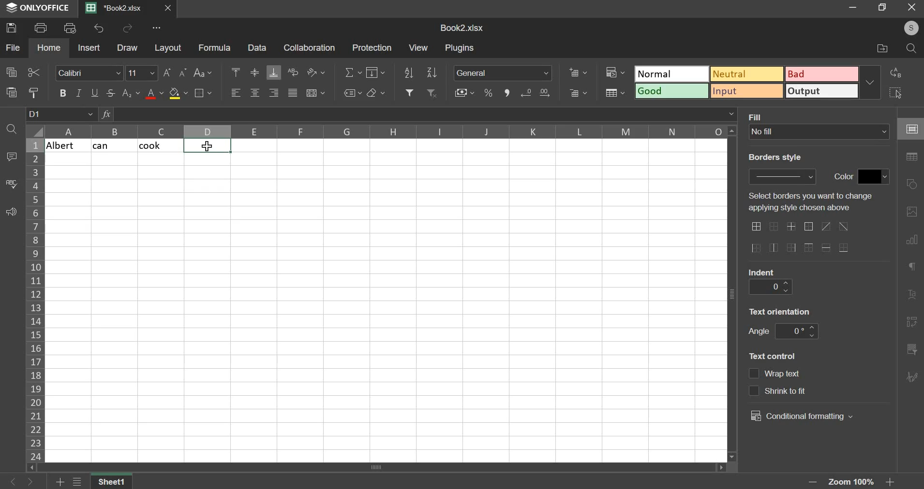 This screenshot has height=489, width=924. I want to click on border style, so click(781, 175).